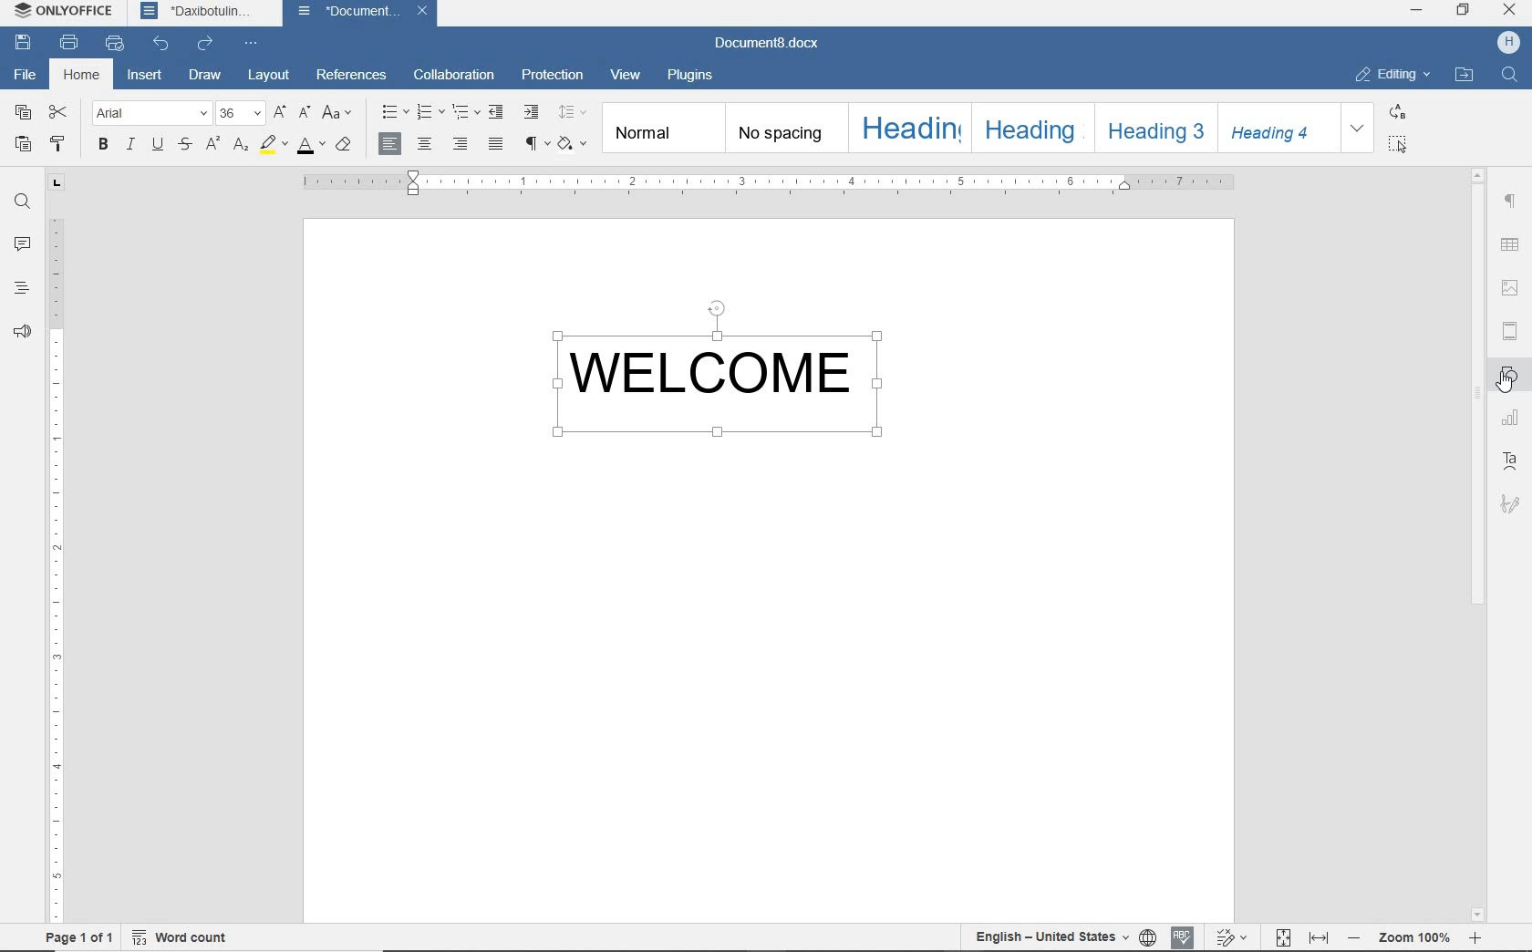 Image resolution: width=1532 pixels, height=952 pixels. What do you see at coordinates (790, 127) in the screenshot?
I see `NO SPACING` at bounding box center [790, 127].